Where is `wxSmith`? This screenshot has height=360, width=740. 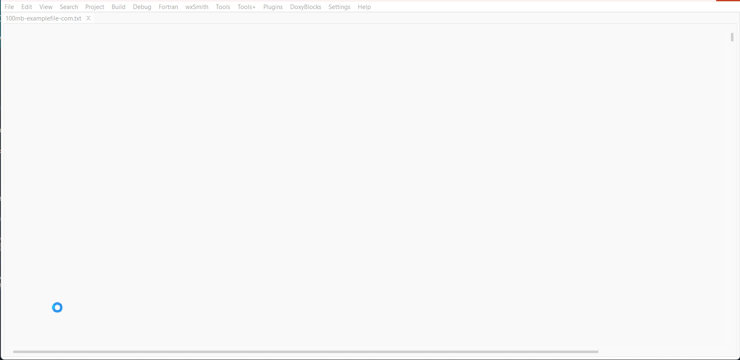
wxSmith is located at coordinates (197, 7).